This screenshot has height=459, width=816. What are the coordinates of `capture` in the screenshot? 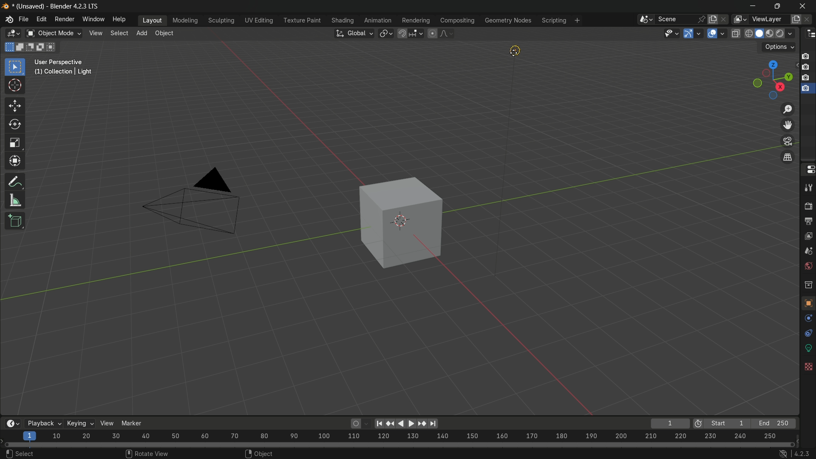 It's located at (806, 54).